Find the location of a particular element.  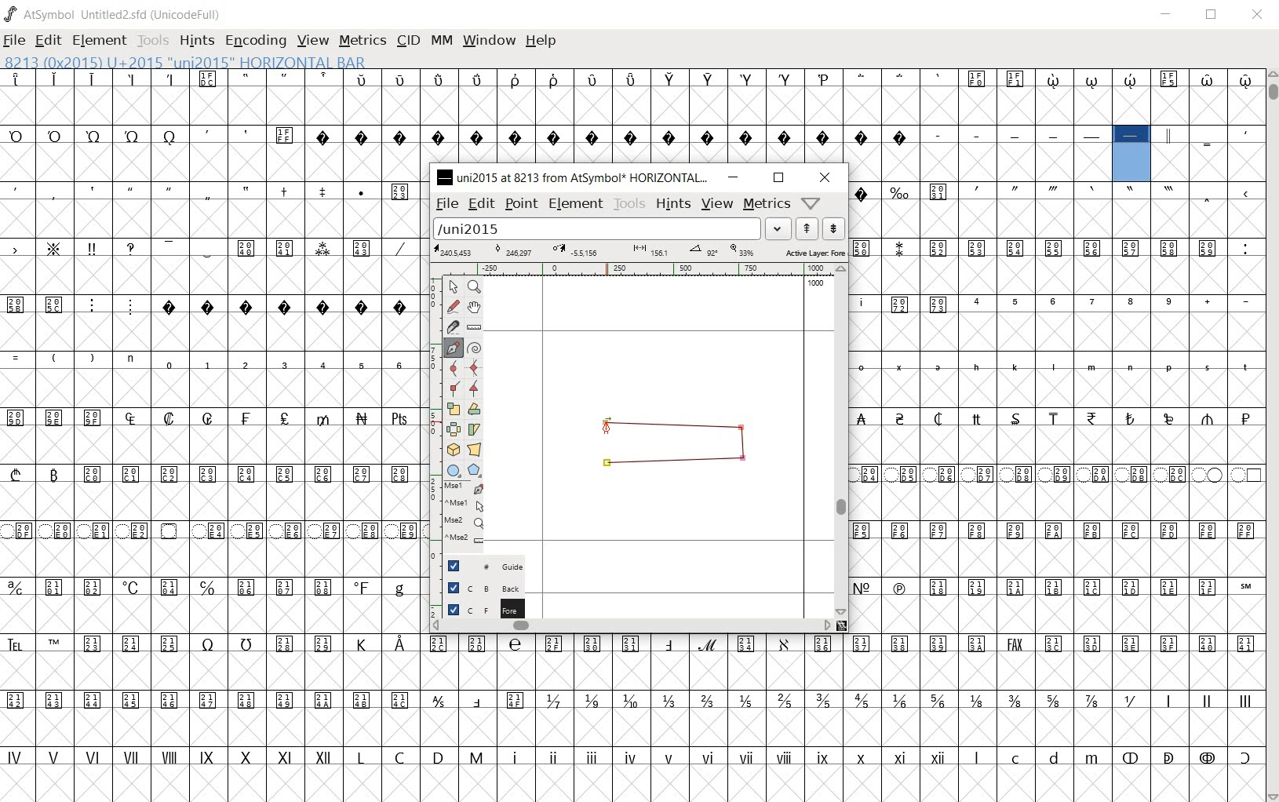

HINTS is located at coordinates (199, 41).